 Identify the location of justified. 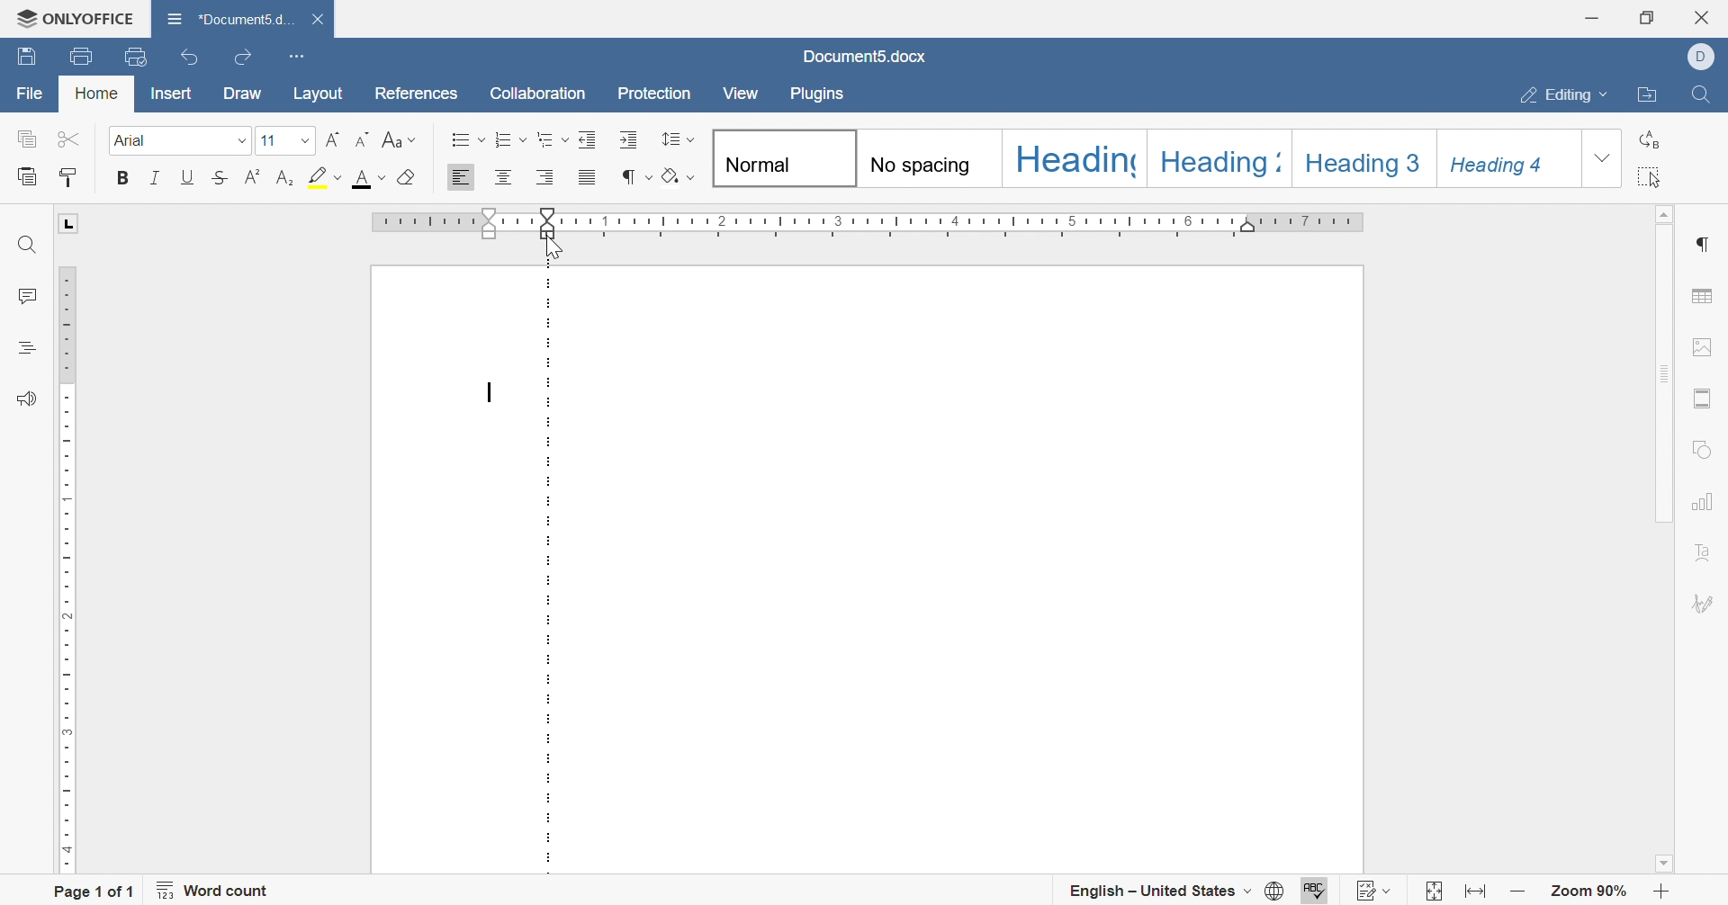
(586, 180).